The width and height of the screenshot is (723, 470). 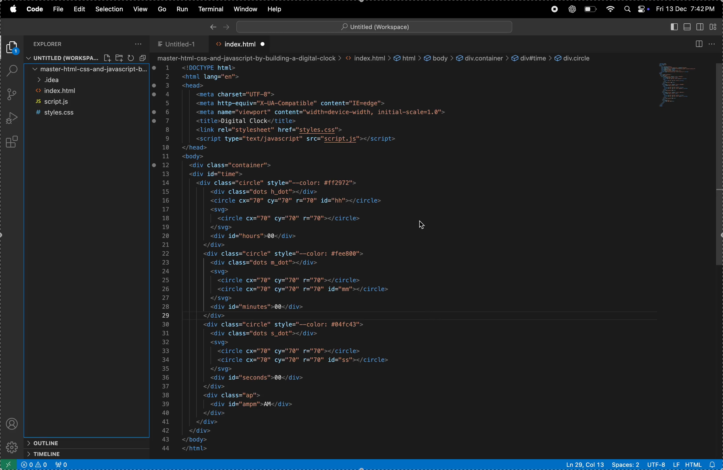 What do you see at coordinates (180, 42) in the screenshot?
I see `untitled 1` at bounding box center [180, 42].